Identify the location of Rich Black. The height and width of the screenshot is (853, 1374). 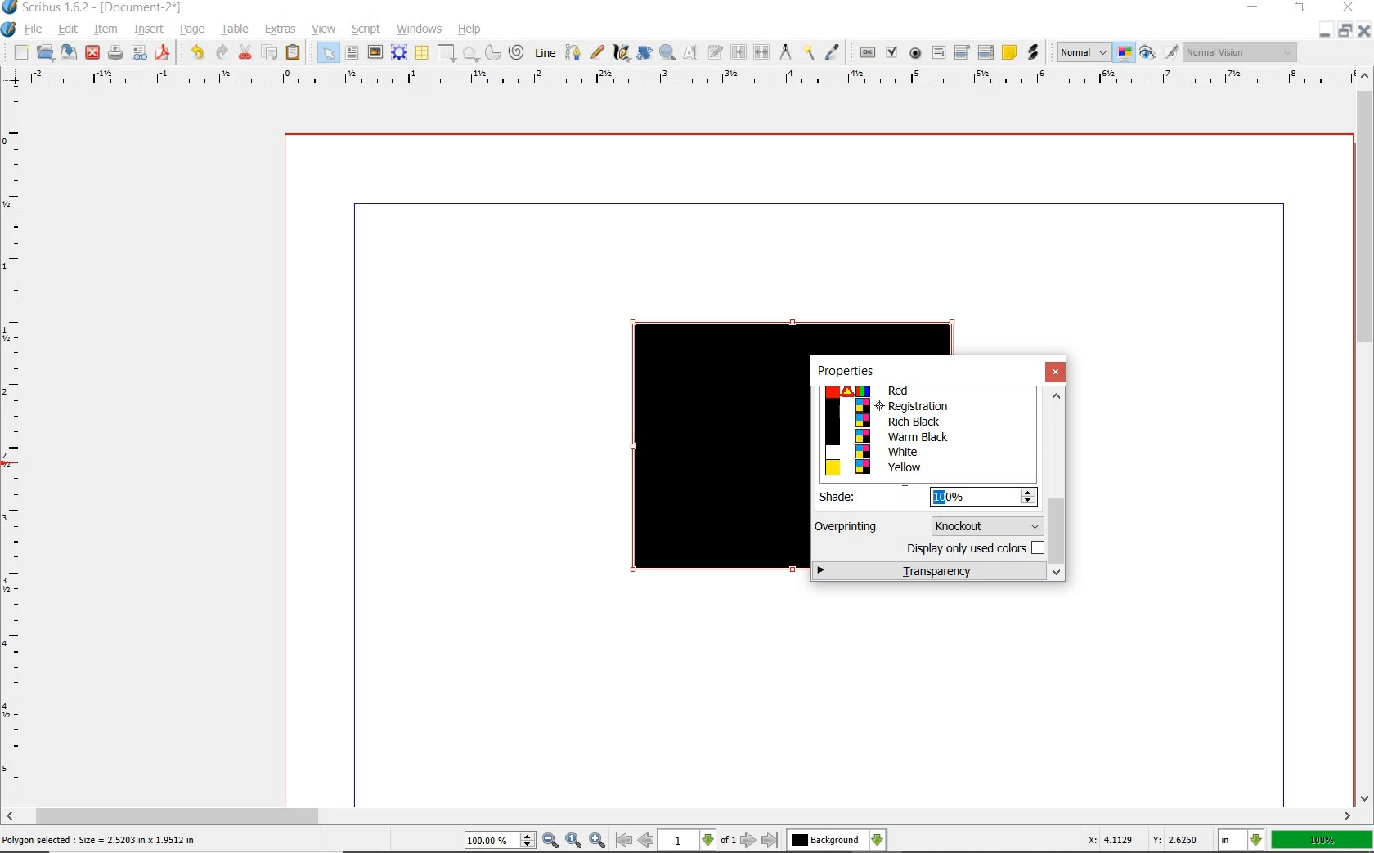
(926, 422).